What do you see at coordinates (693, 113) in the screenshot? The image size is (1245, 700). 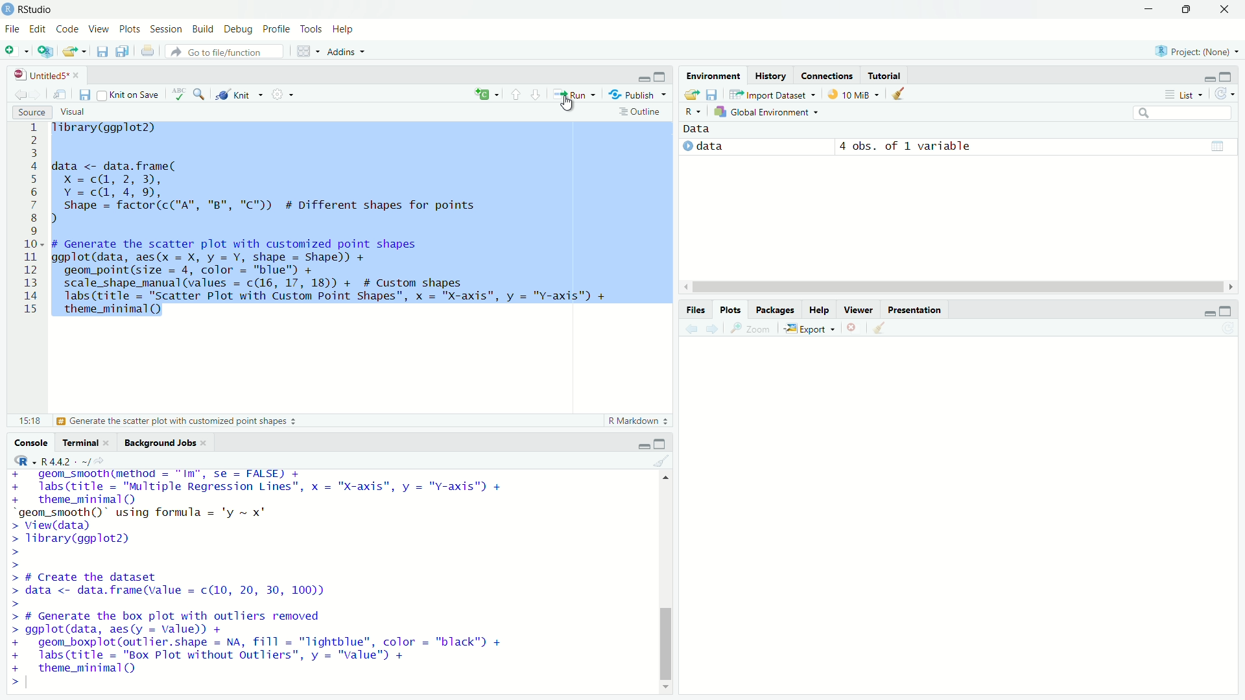 I see `R` at bounding box center [693, 113].